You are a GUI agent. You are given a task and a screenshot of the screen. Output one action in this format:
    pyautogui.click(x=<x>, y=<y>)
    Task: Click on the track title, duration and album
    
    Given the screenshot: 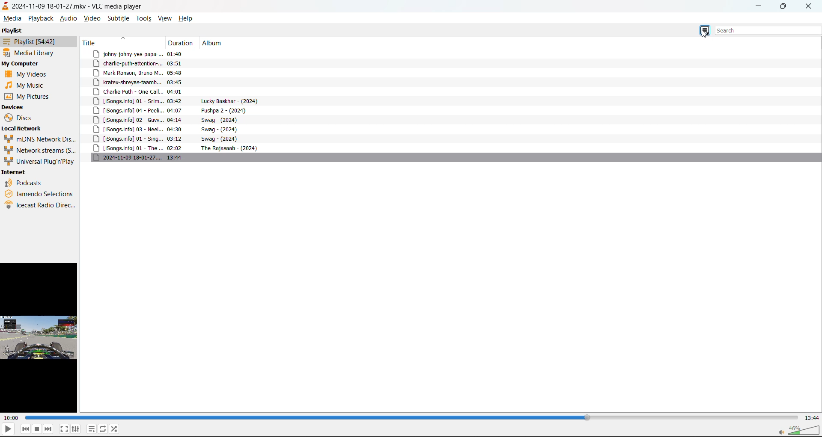 What is the action you would take?
    pyautogui.click(x=182, y=64)
    